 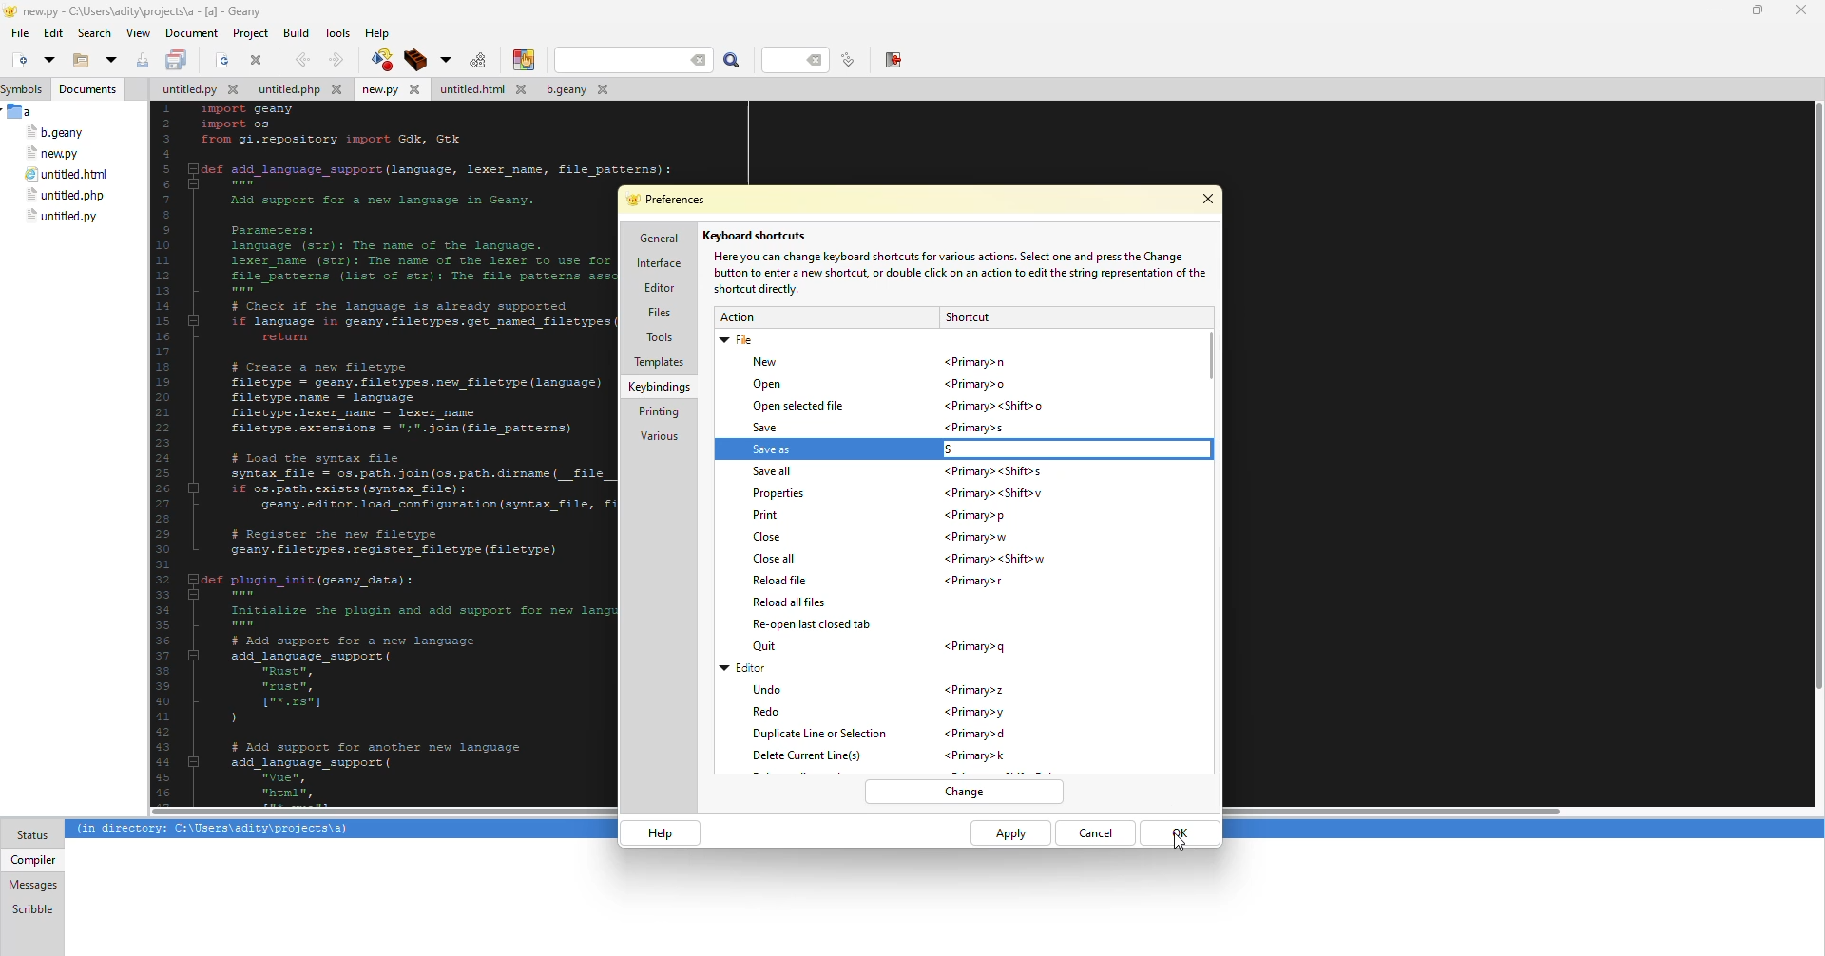 What do you see at coordinates (520, 60) in the screenshot?
I see `color` at bounding box center [520, 60].